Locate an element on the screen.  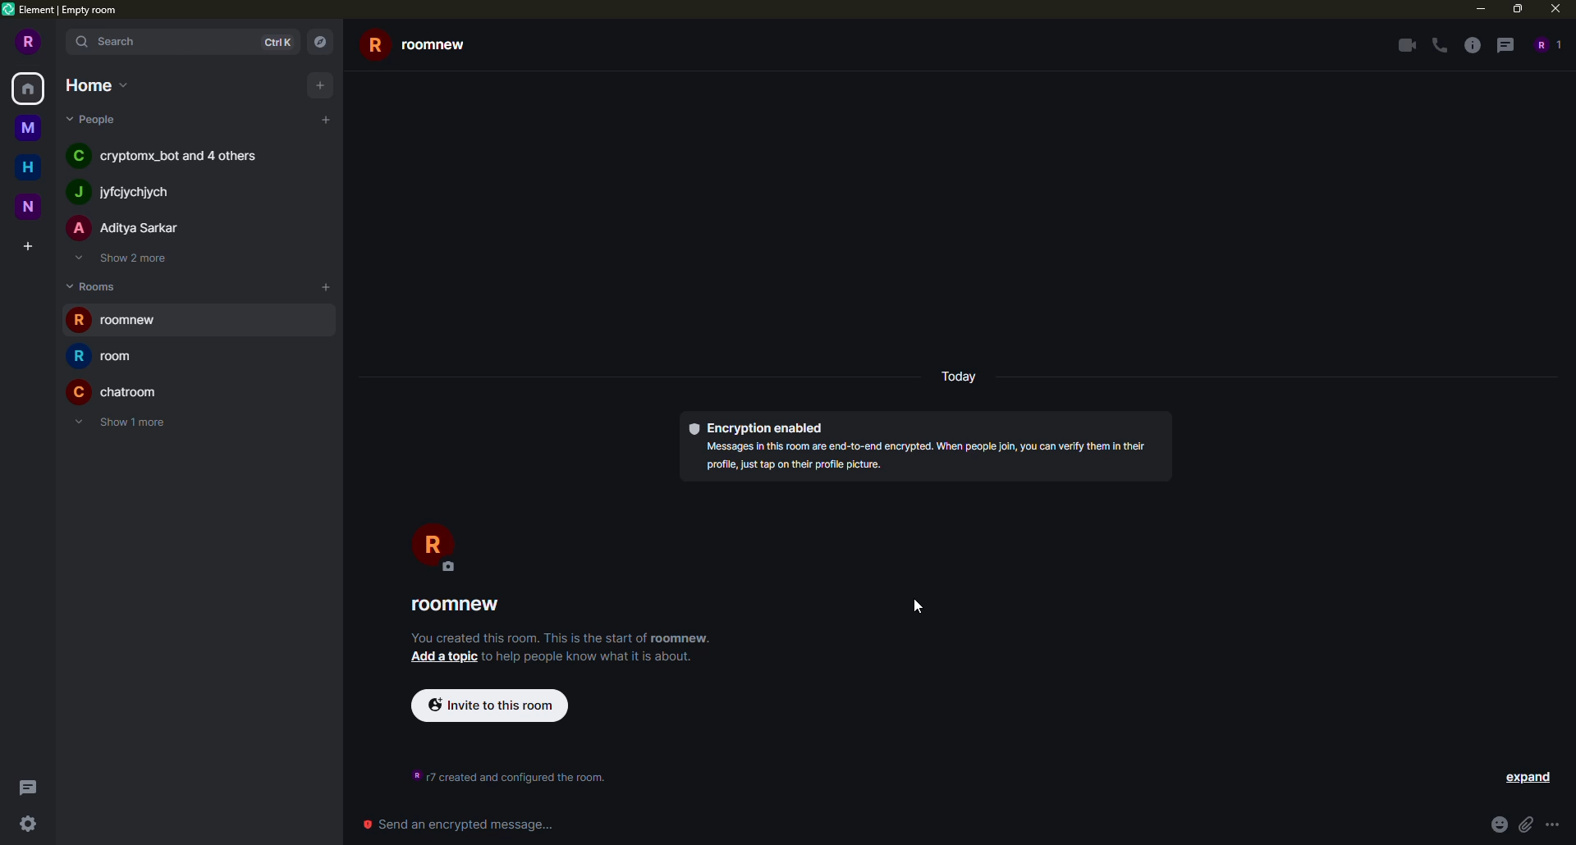
profile is located at coordinates (443, 547).